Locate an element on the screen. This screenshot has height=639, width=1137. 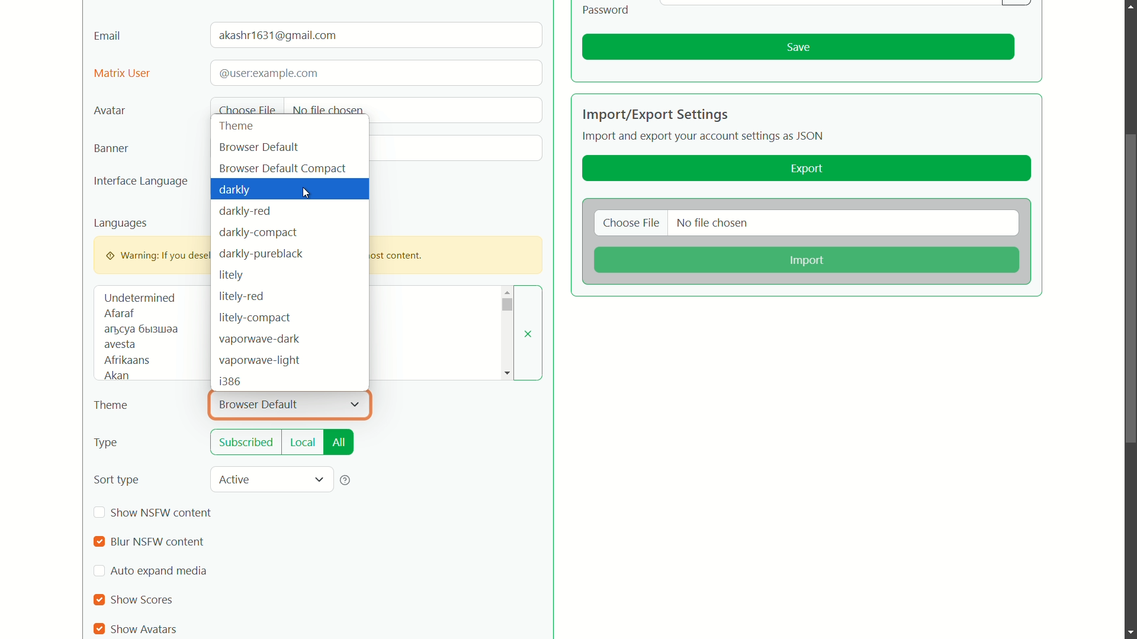
type is located at coordinates (106, 444).